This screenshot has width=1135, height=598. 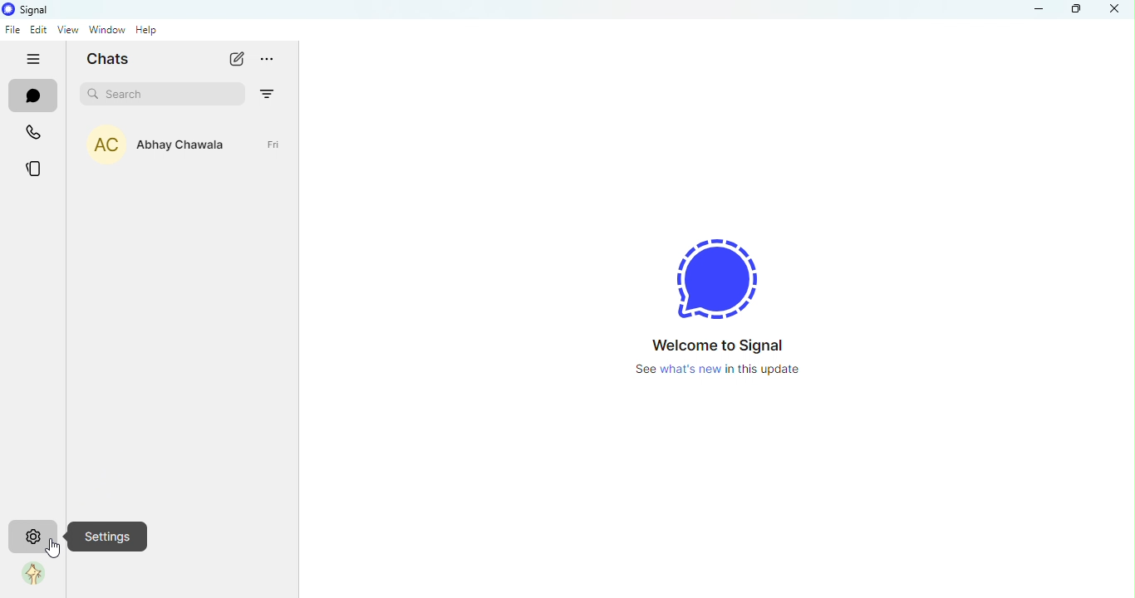 I want to click on chats, so click(x=115, y=61).